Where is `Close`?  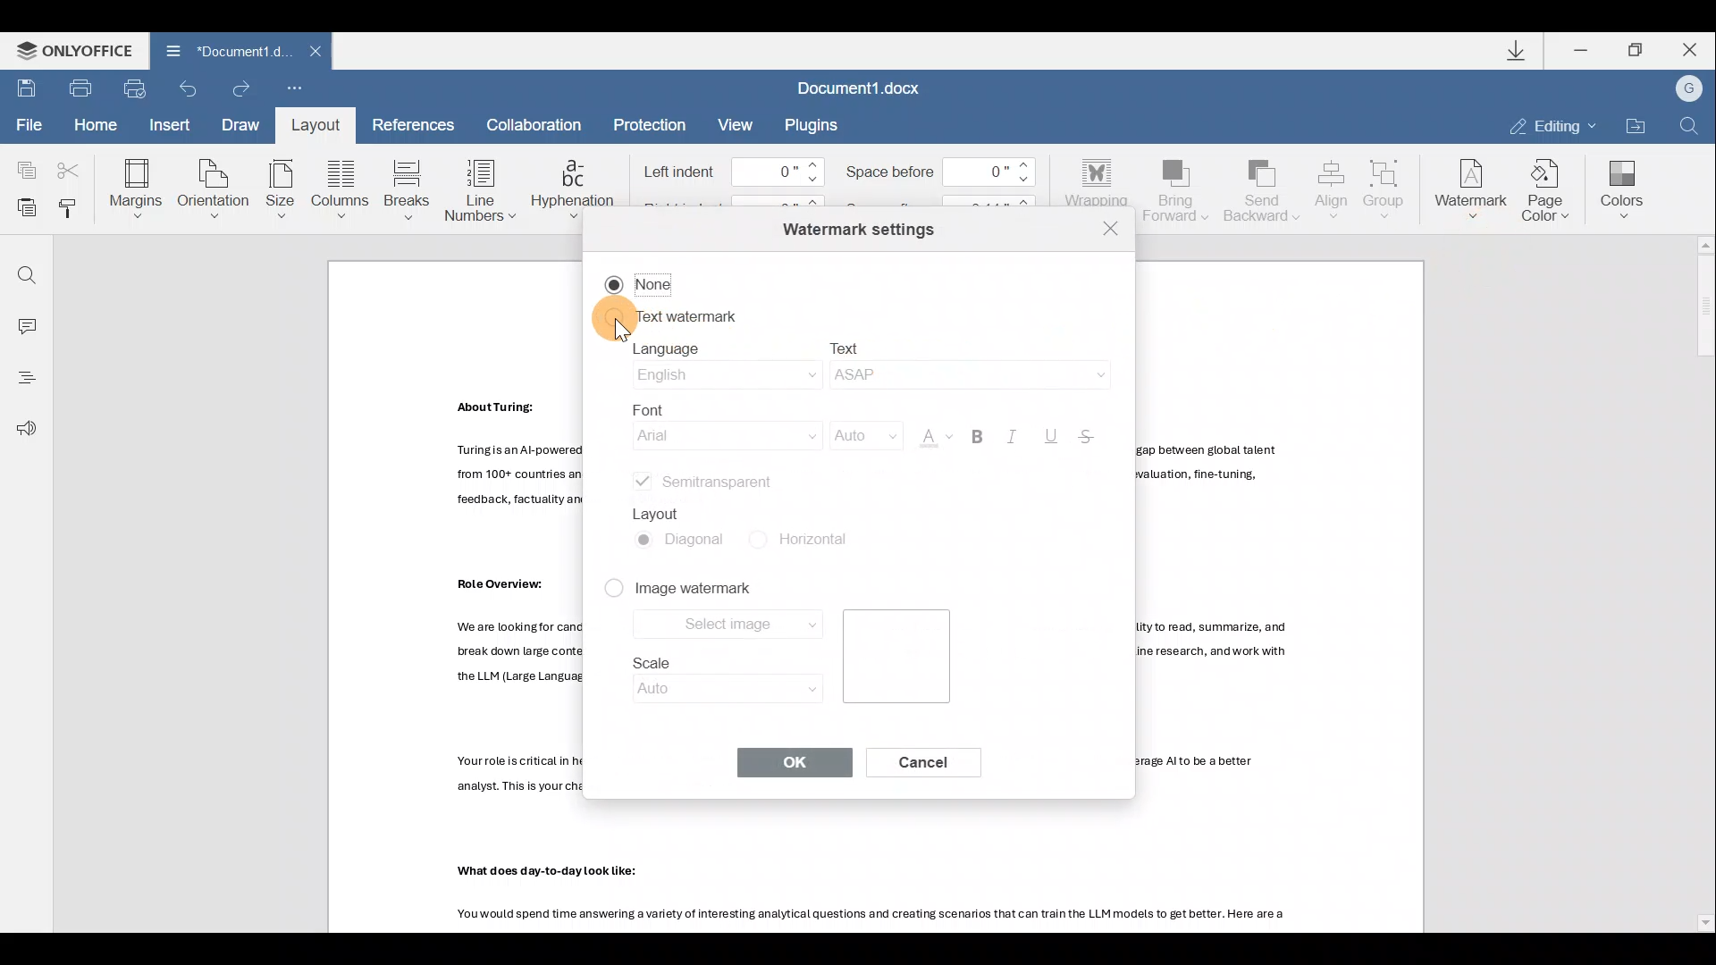 Close is located at coordinates (1687, 50).